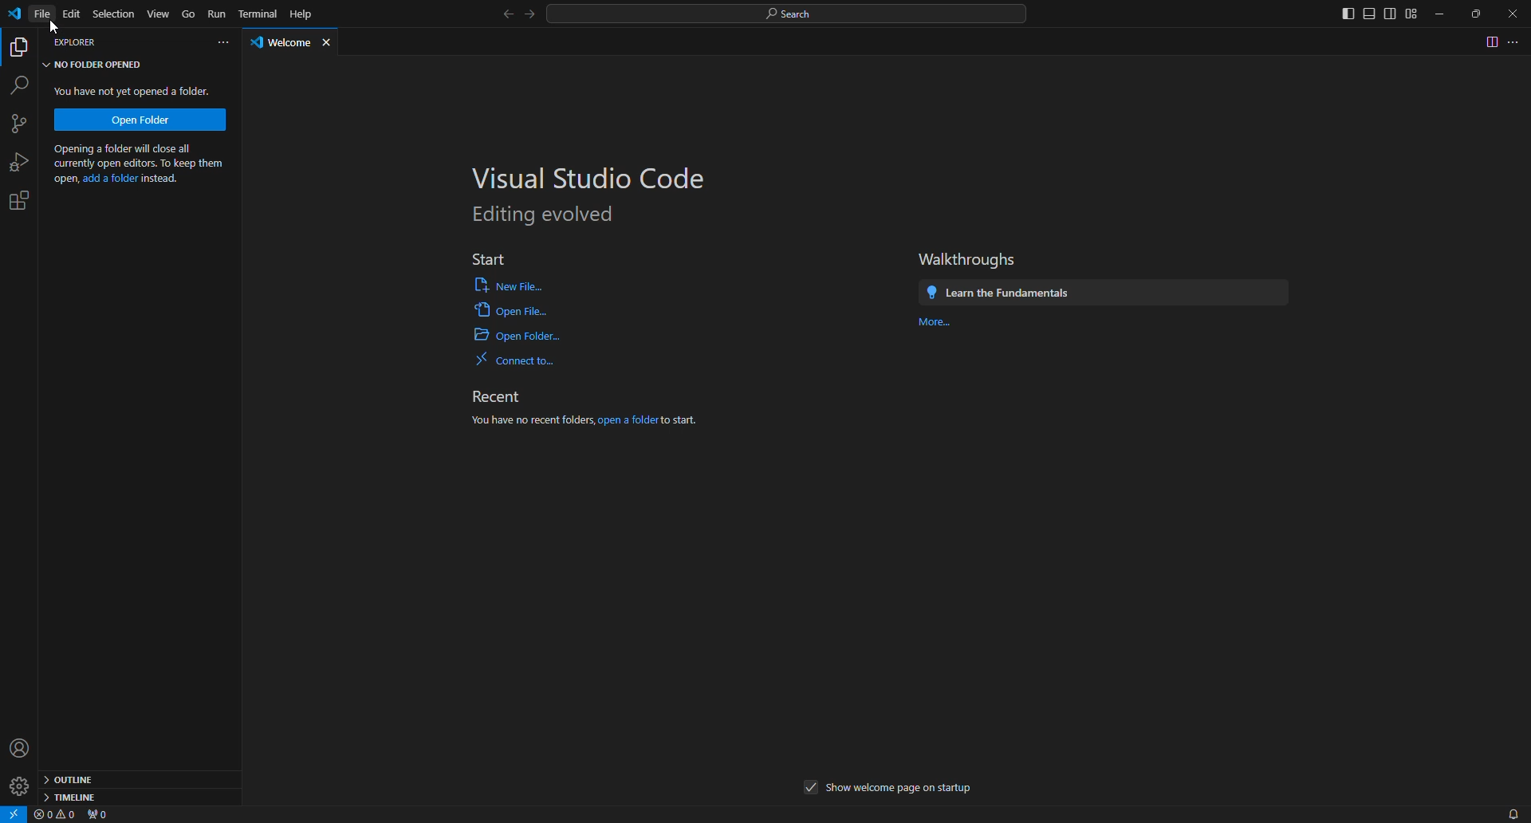  What do you see at coordinates (23, 746) in the screenshot?
I see `accounts` at bounding box center [23, 746].